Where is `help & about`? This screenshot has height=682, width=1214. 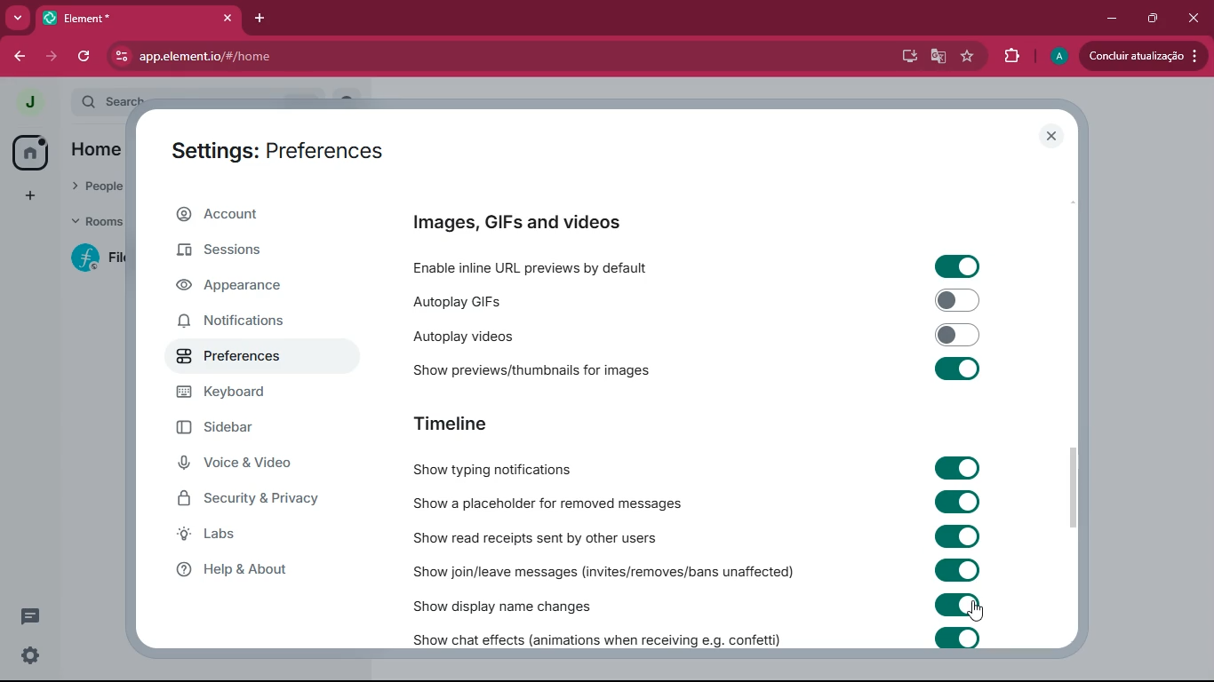 help & about is located at coordinates (243, 571).